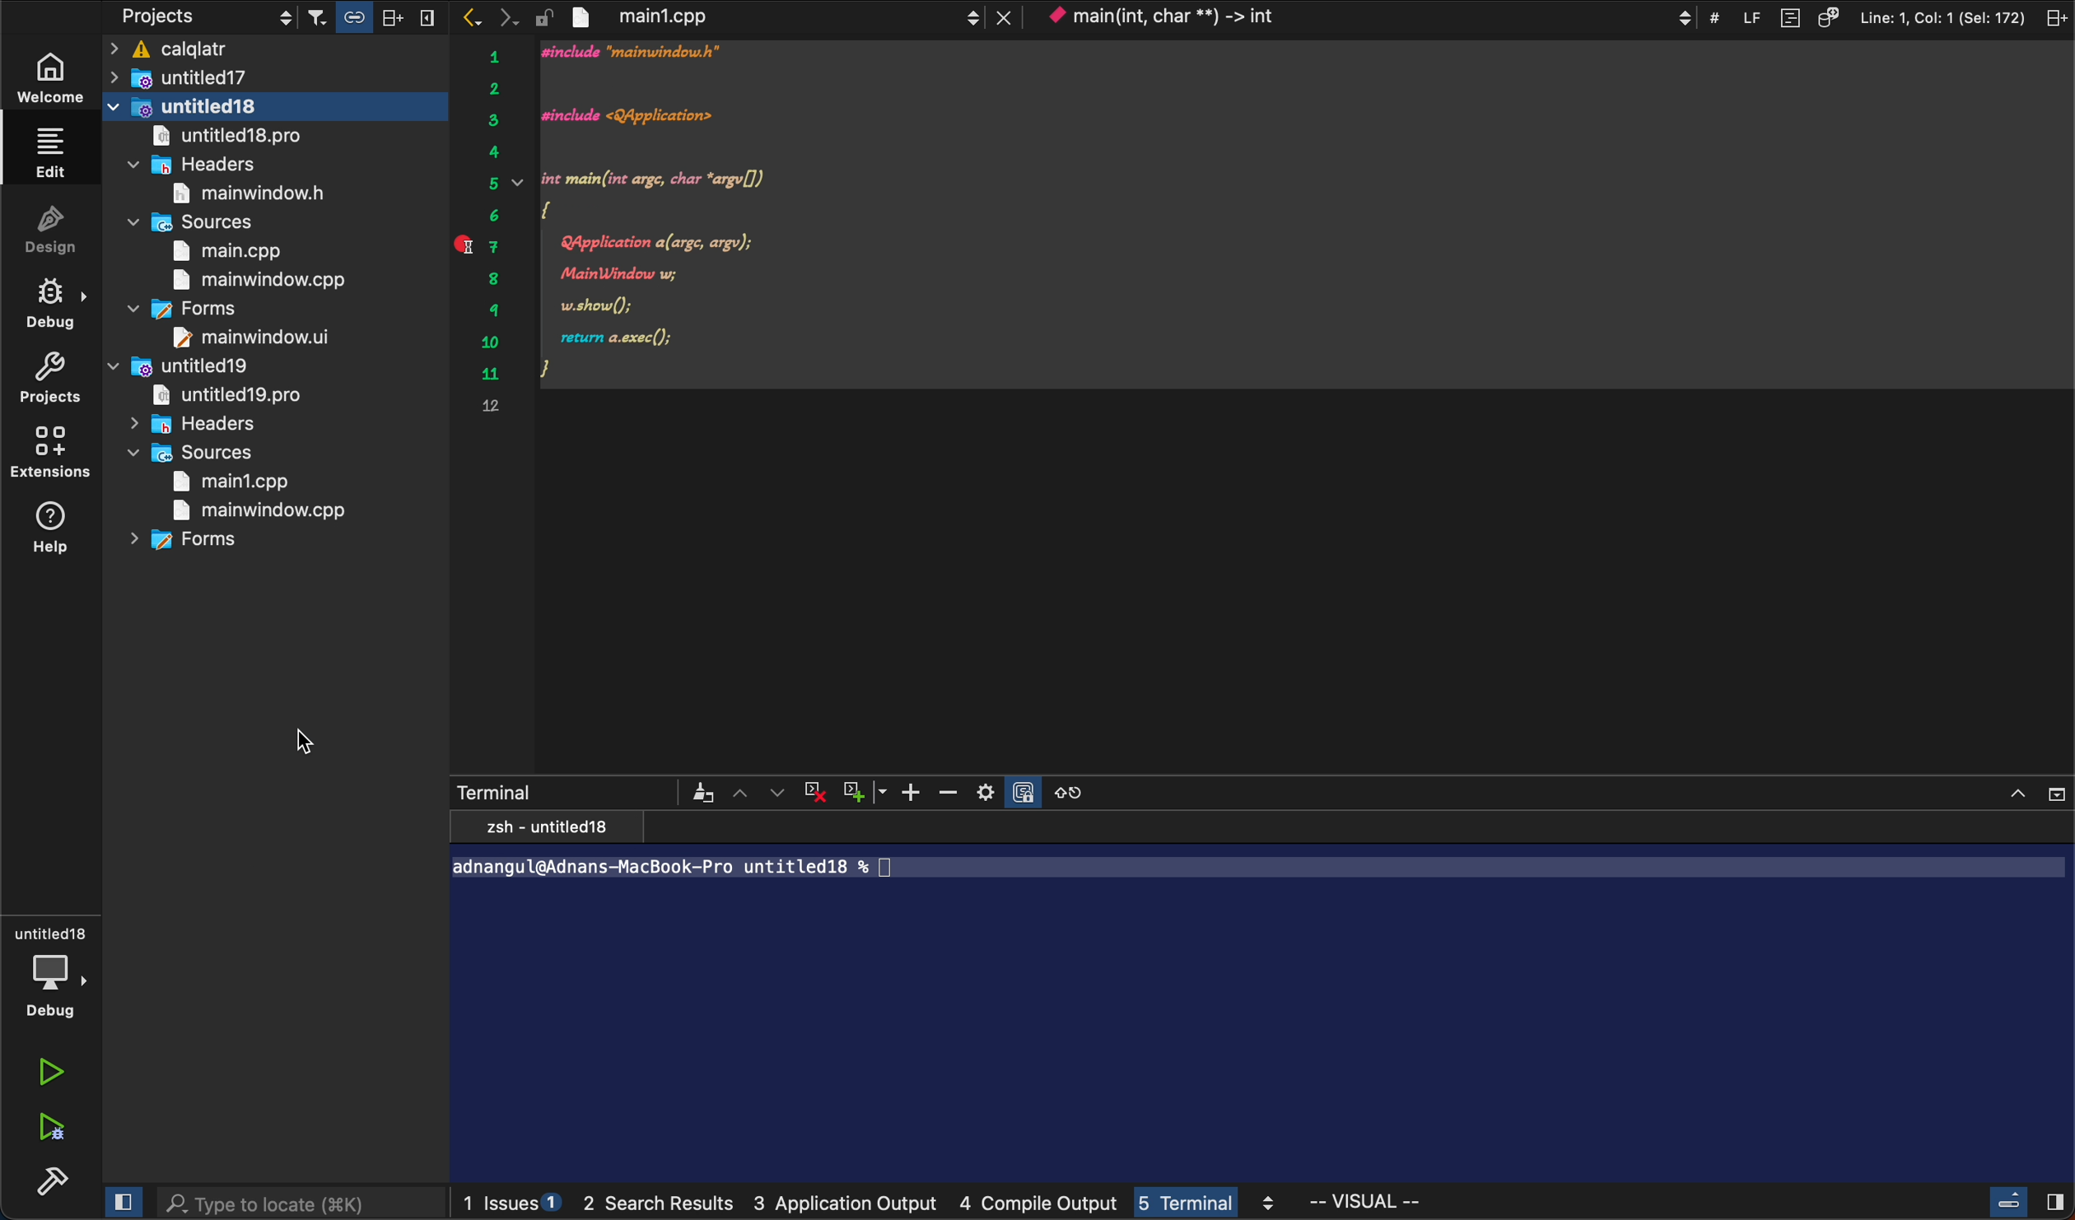 The width and height of the screenshot is (2075, 1220). Describe the element at coordinates (58, 153) in the screenshot. I see `edit` at that location.